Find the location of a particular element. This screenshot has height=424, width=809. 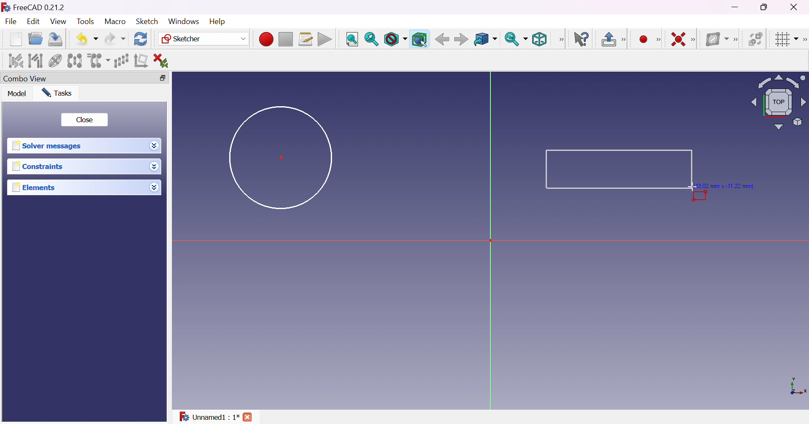

Go to linked object is located at coordinates (485, 40).